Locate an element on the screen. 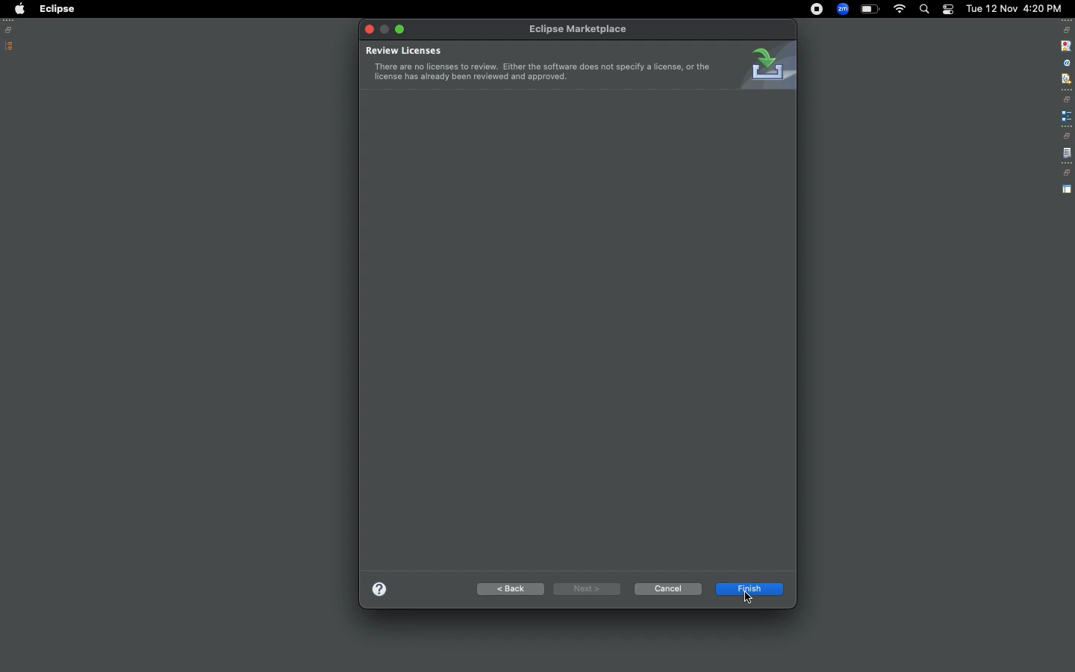 The image size is (1075, 672). Back is located at coordinates (508, 588).